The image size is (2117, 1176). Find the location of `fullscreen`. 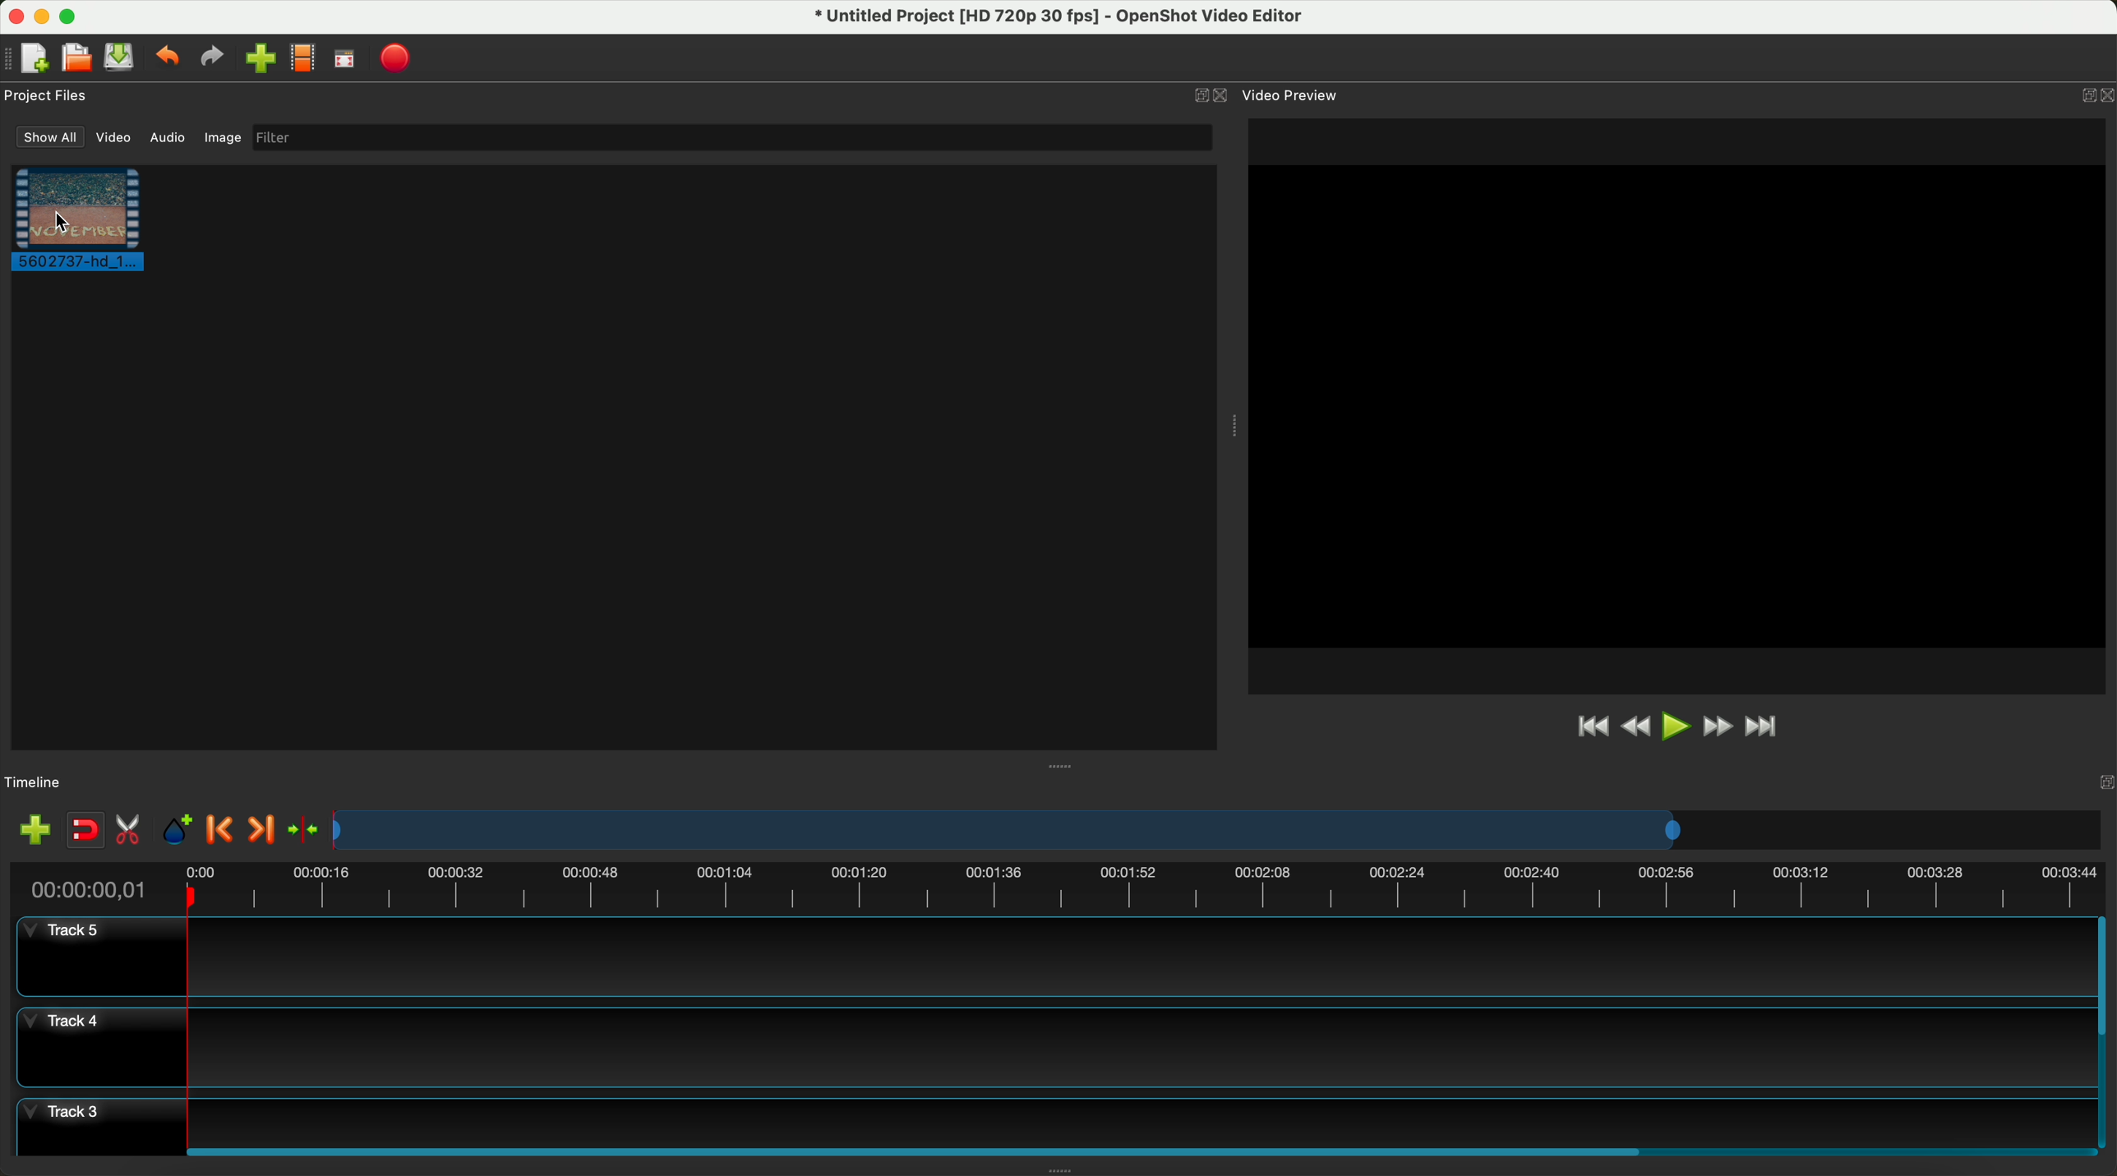

fullscreen is located at coordinates (343, 59).